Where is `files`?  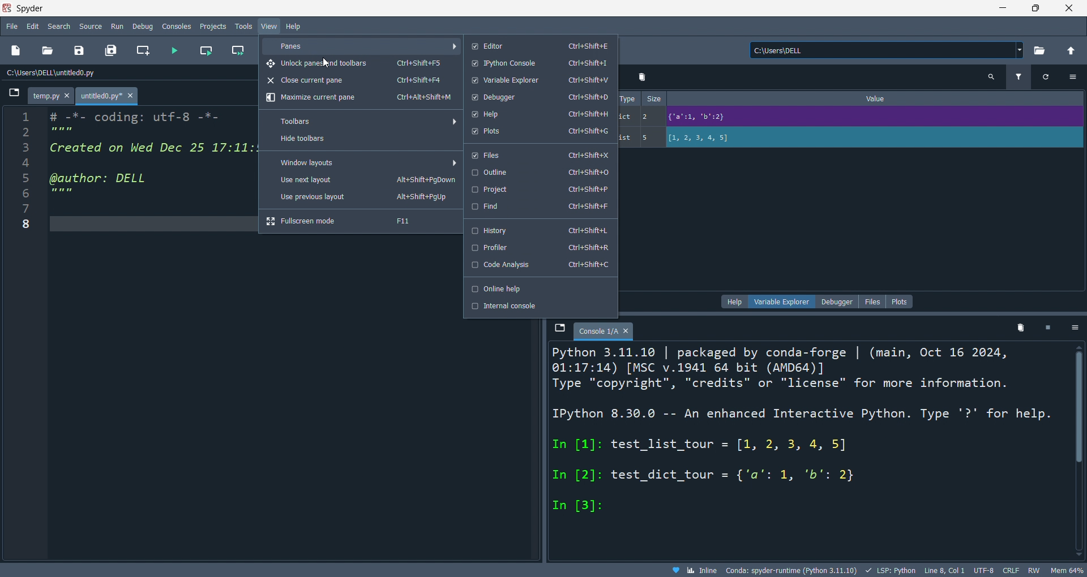
files is located at coordinates (539, 154).